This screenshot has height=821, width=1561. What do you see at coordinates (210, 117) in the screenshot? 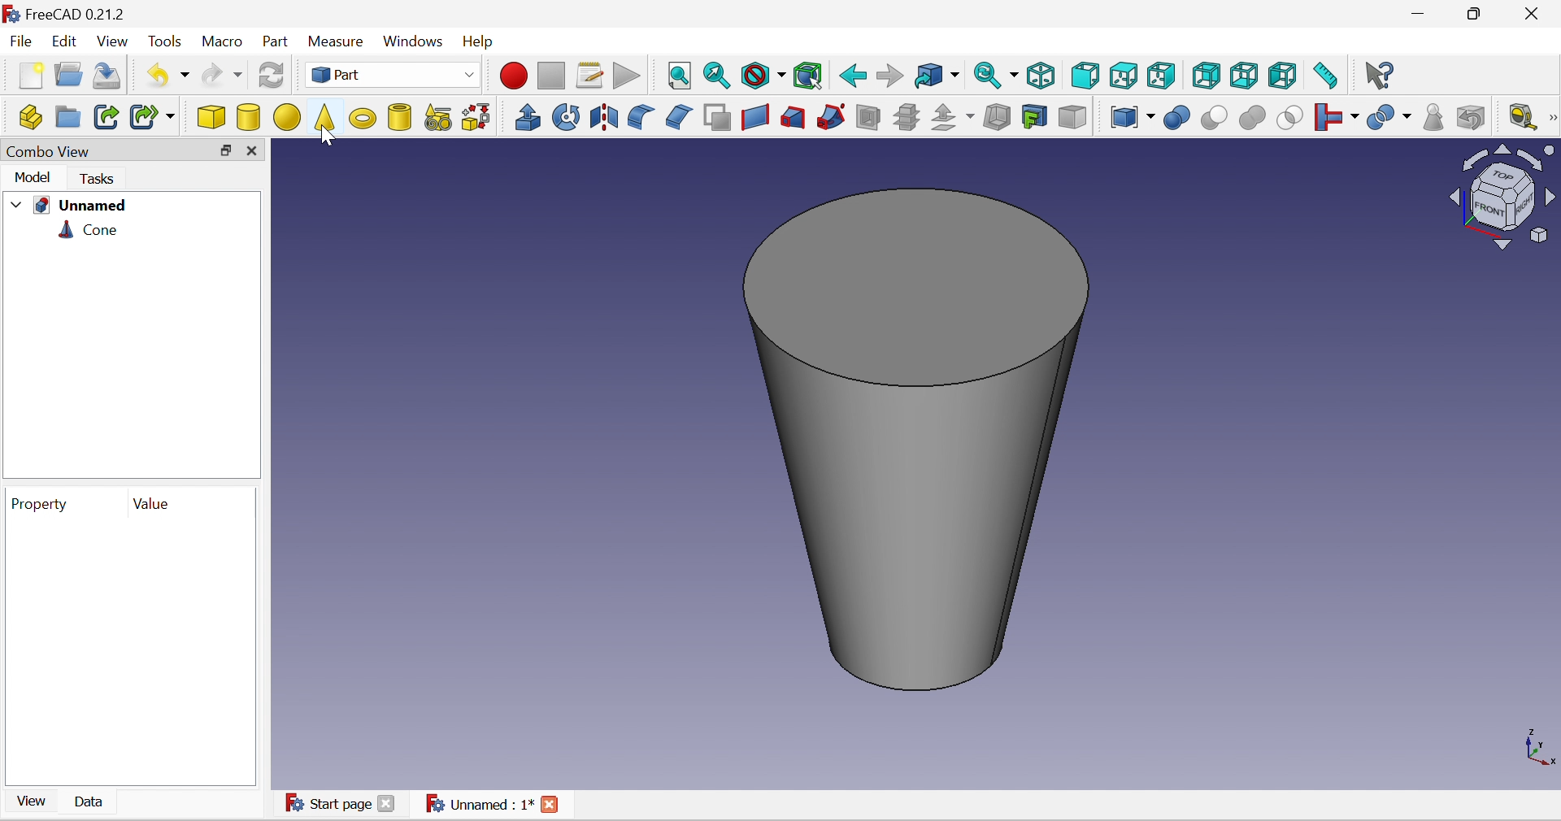
I see `Cube` at bounding box center [210, 117].